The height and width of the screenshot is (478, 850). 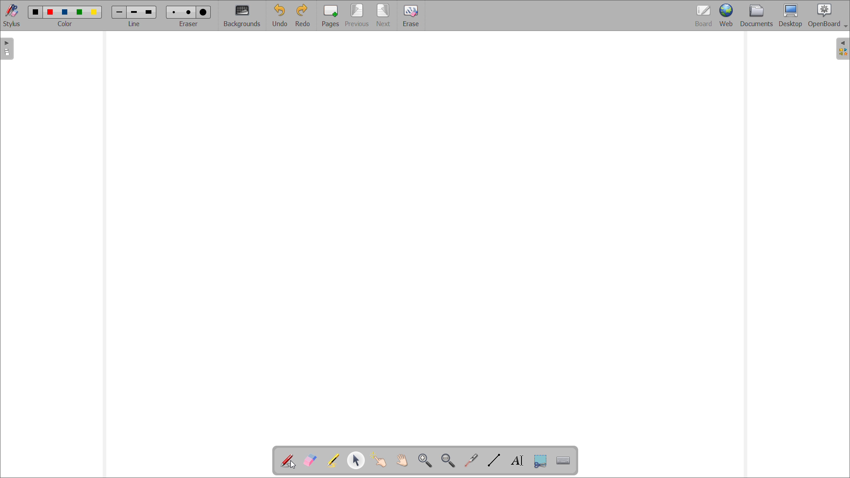 What do you see at coordinates (174, 12) in the screenshot?
I see `Eraser size` at bounding box center [174, 12].